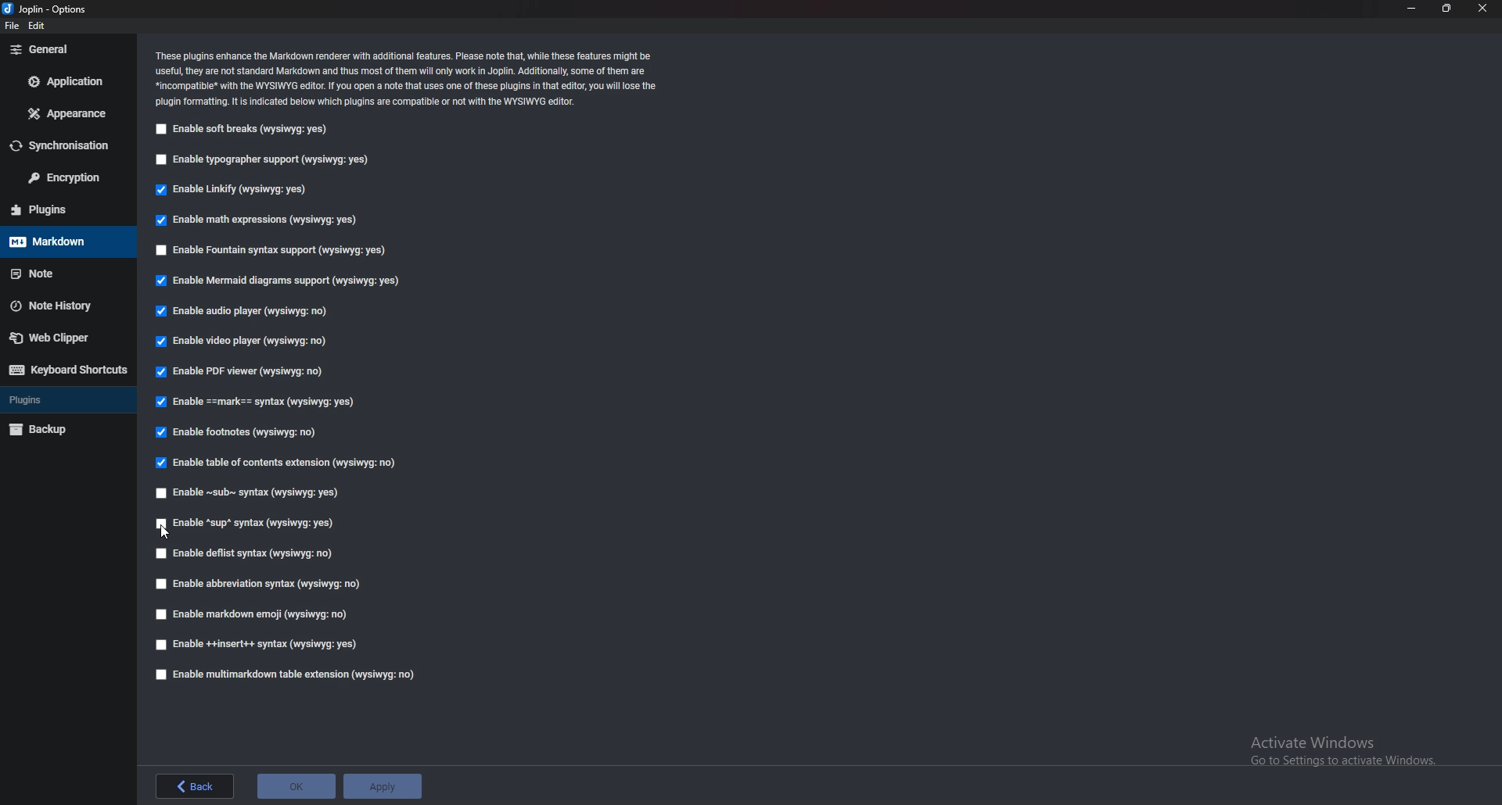  I want to click on Enable markdown emoji (wysiwyg: no), so click(256, 614).